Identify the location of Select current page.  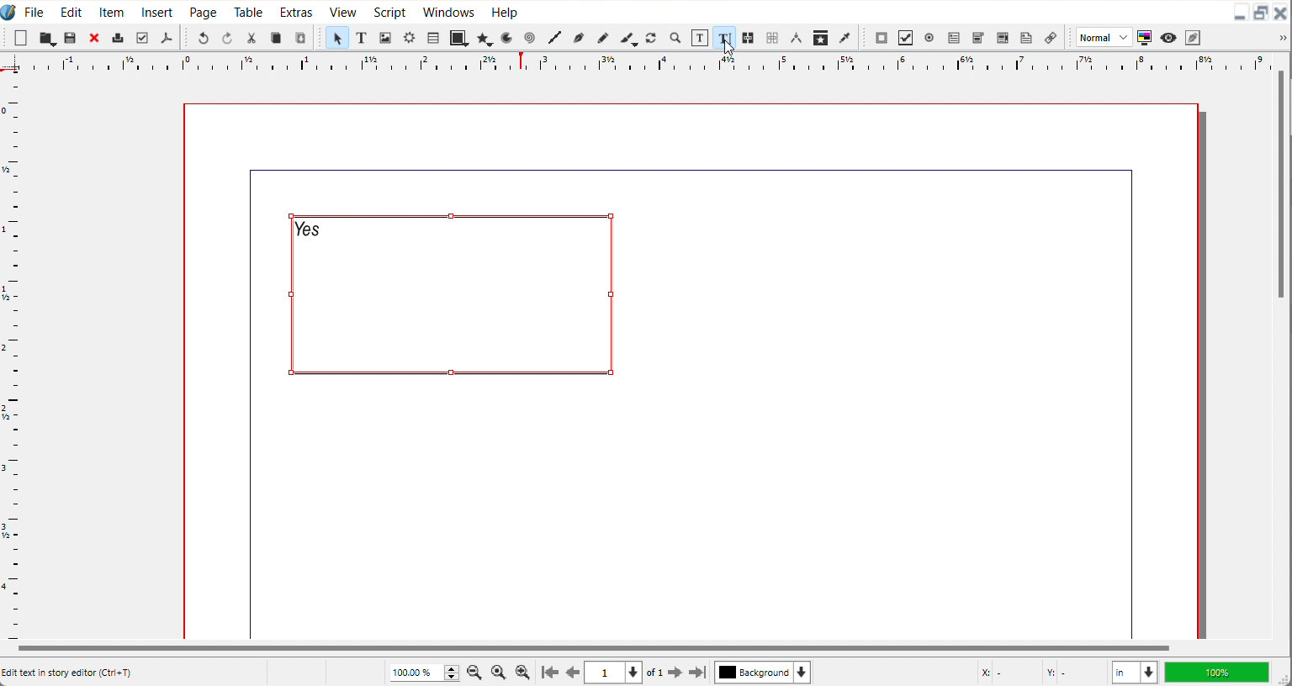
(613, 673).